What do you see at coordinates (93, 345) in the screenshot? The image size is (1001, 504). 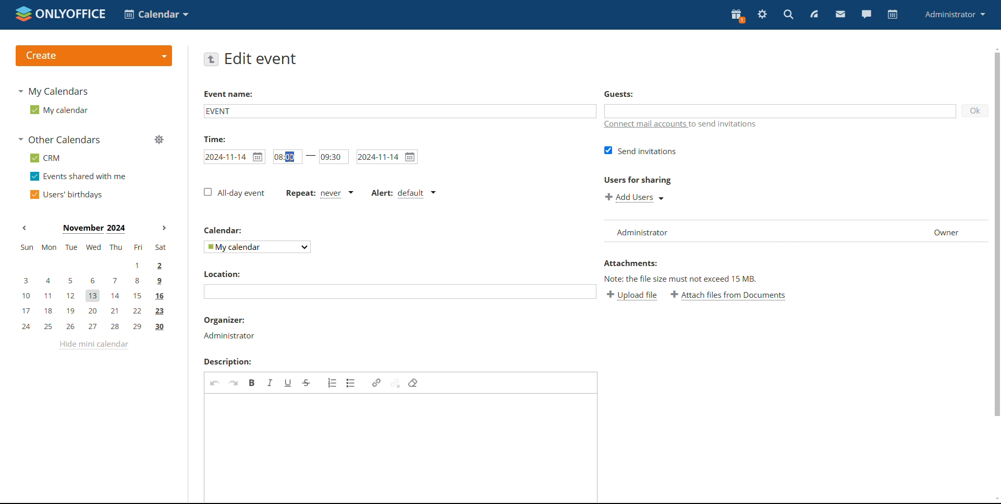 I see `hide mini calendar` at bounding box center [93, 345].